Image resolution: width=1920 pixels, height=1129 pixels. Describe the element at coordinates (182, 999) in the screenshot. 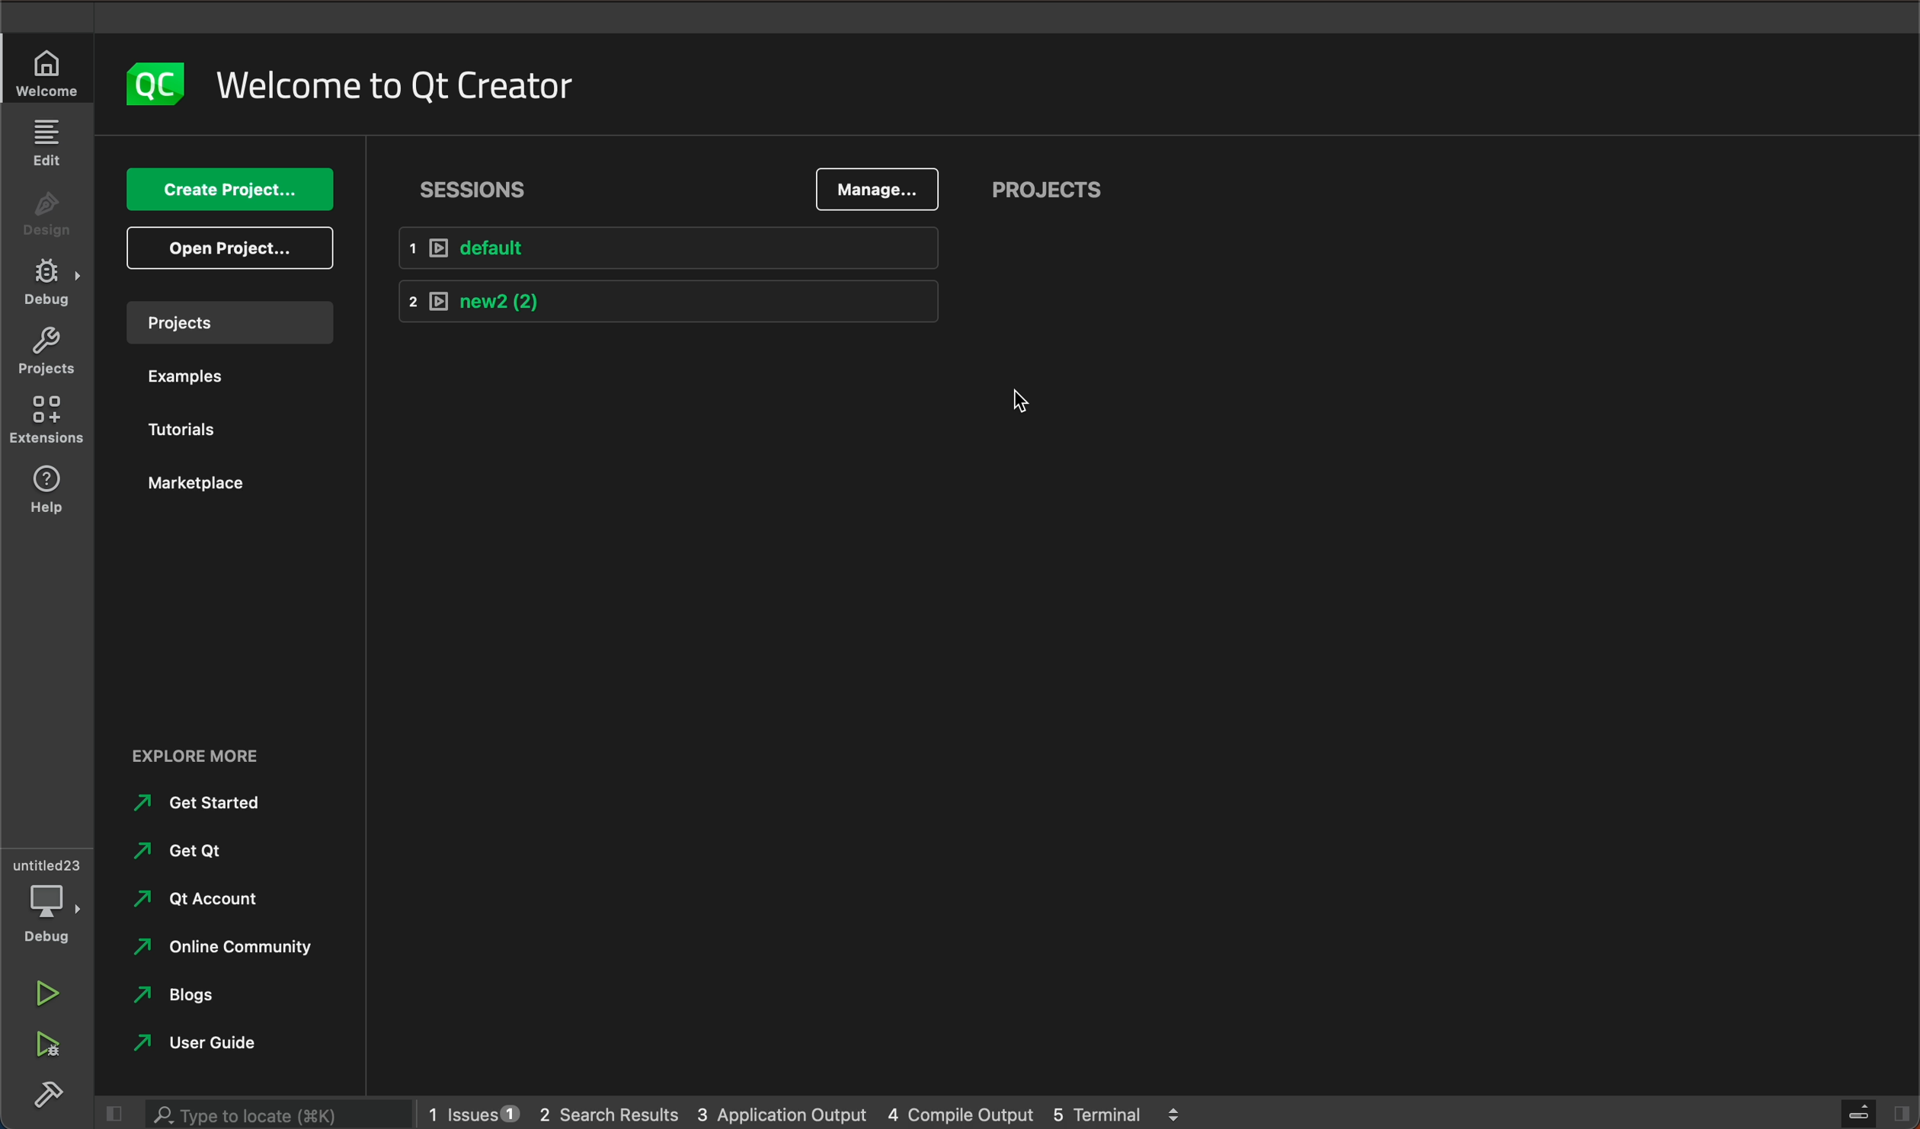

I see `Blogs` at that location.